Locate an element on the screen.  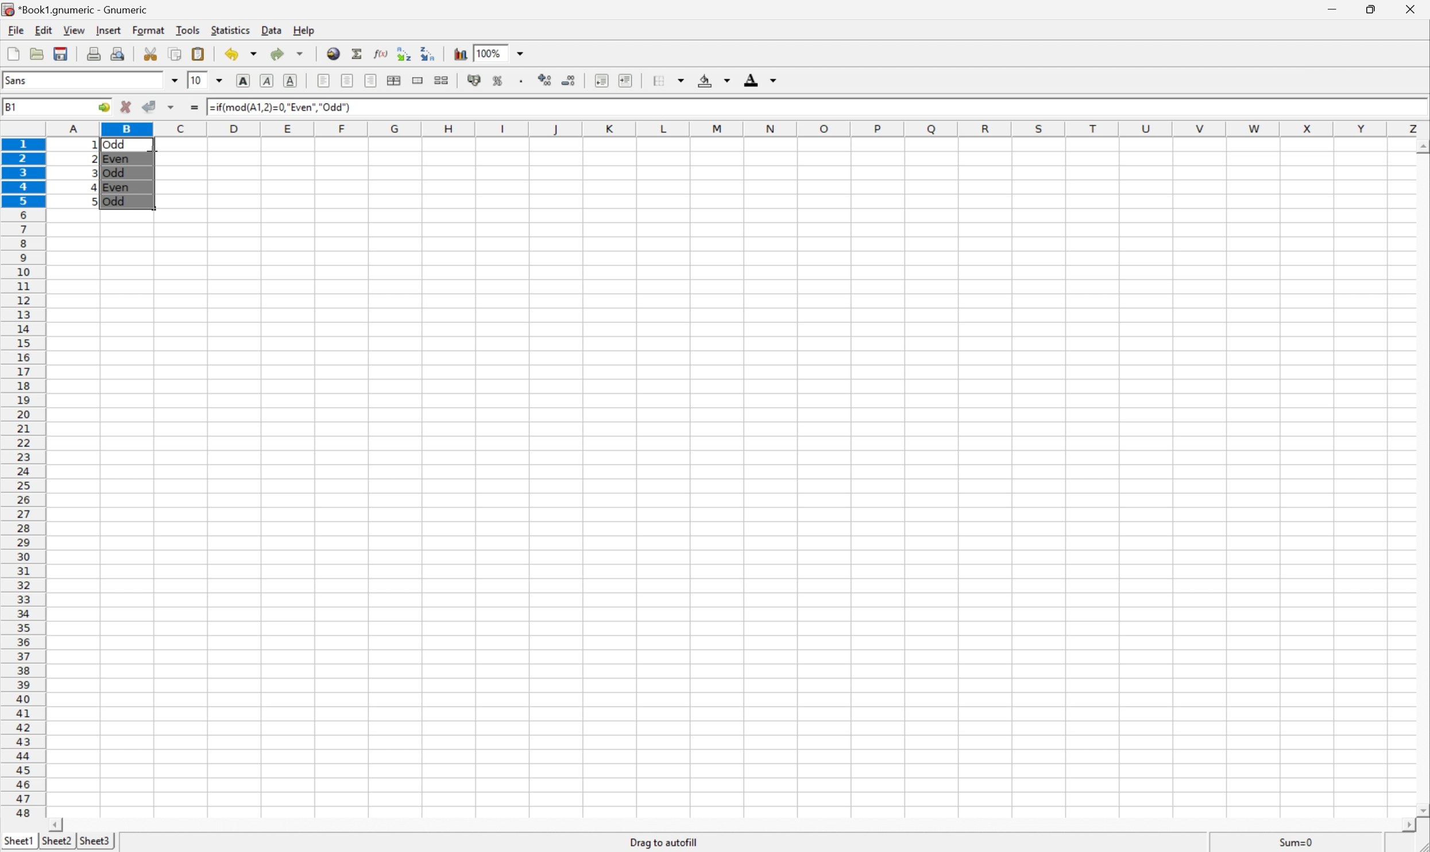
Foreground is located at coordinates (762, 80).